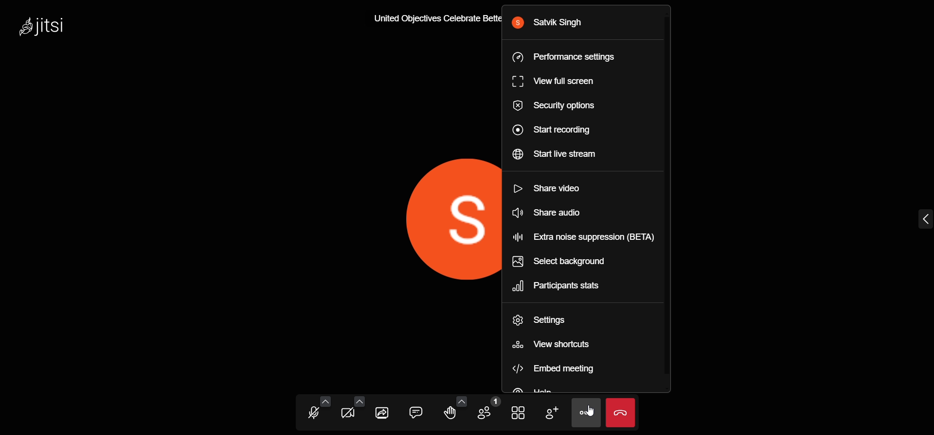 The image size is (934, 435). What do you see at coordinates (47, 28) in the screenshot?
I see `Jitsi` at bounding box center [47, 28].